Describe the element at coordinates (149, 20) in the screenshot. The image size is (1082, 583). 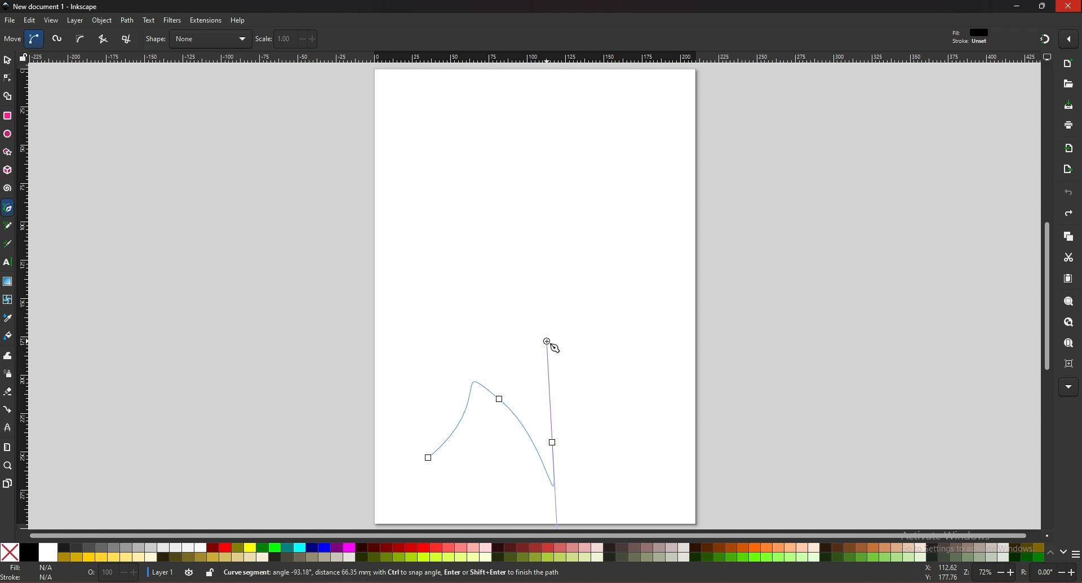
I see `text` at that location.